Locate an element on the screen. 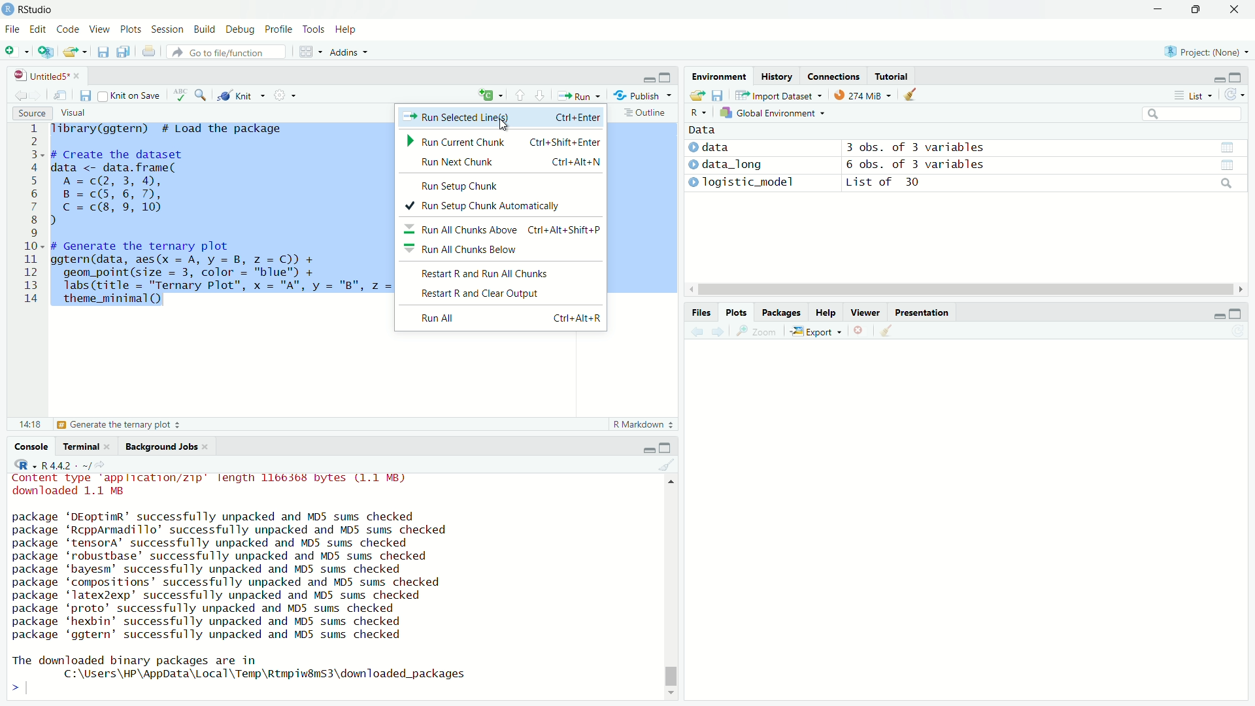 This screenshot has width=1255, height=706. save is located at coordinates (85, 96).